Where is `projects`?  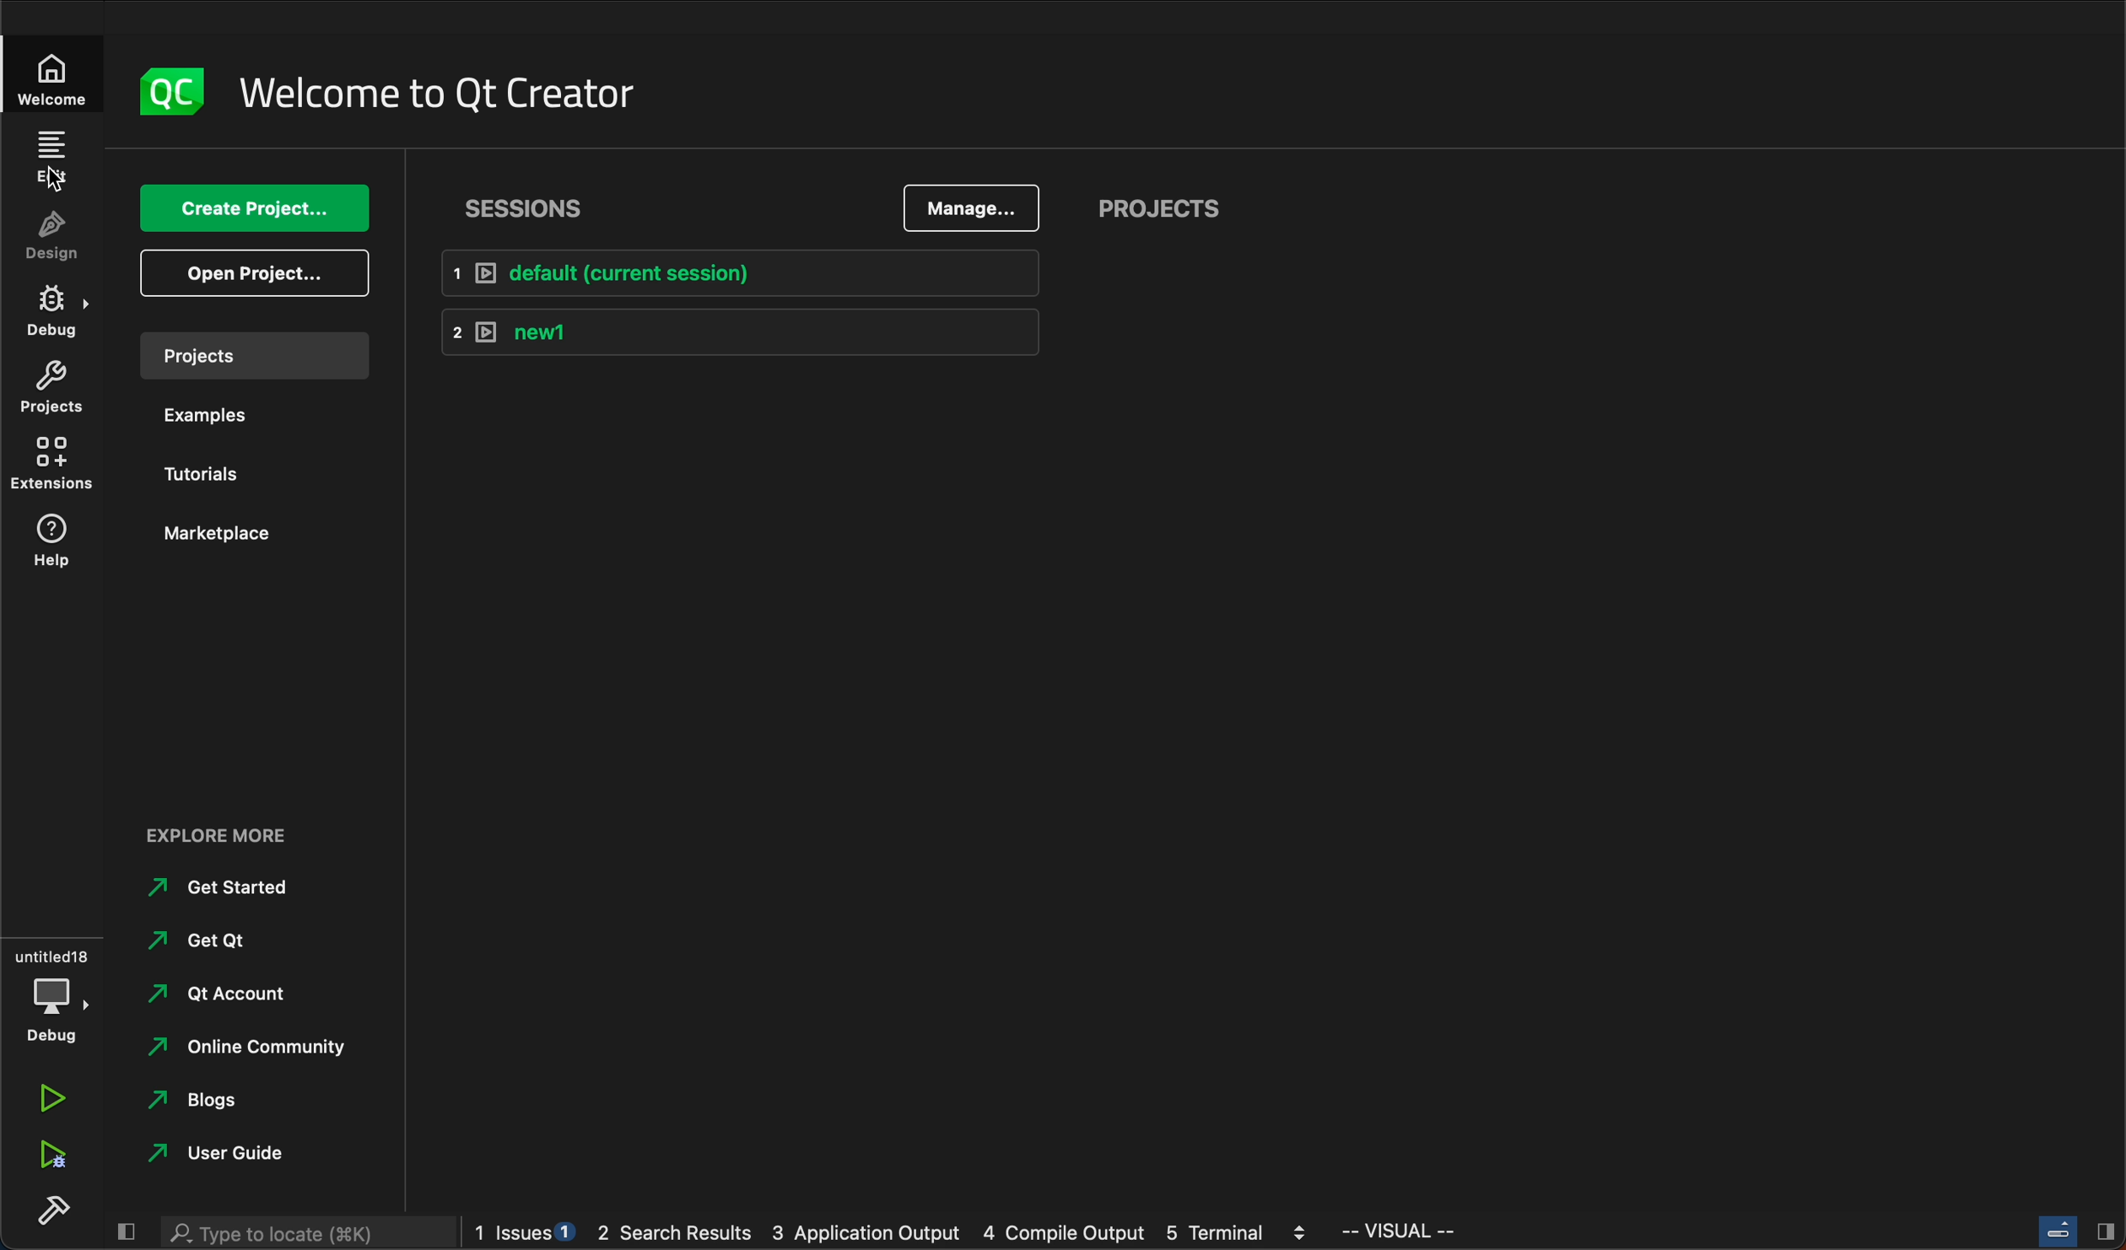 projects is located at coordinates (59, 390).